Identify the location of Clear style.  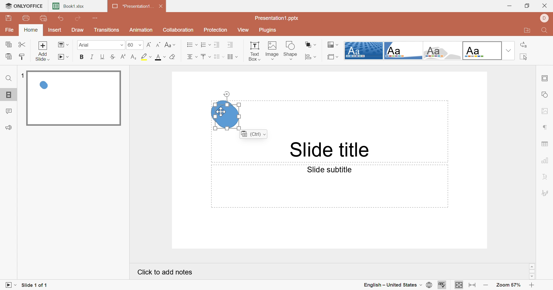
(173, 57).